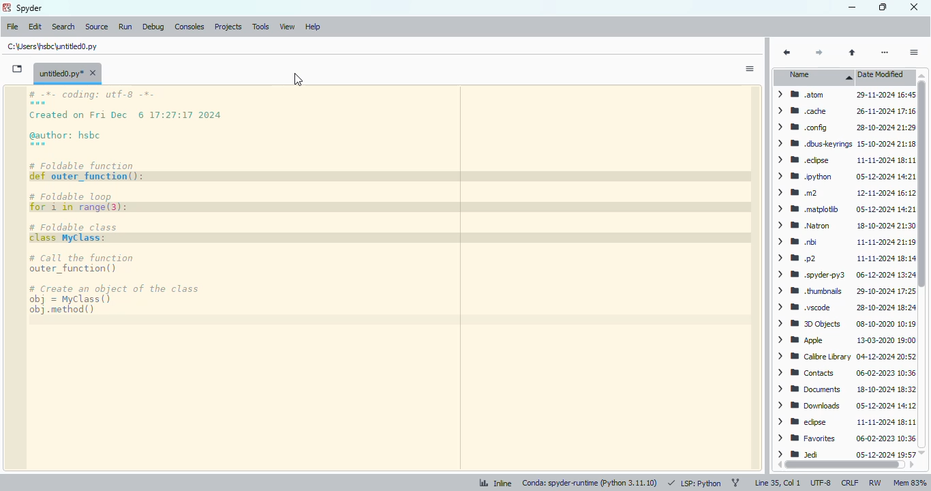 The image size is (931, 491). Describe the element at coordinates (167, 204) in the screenshot. I see `code ` at that location.